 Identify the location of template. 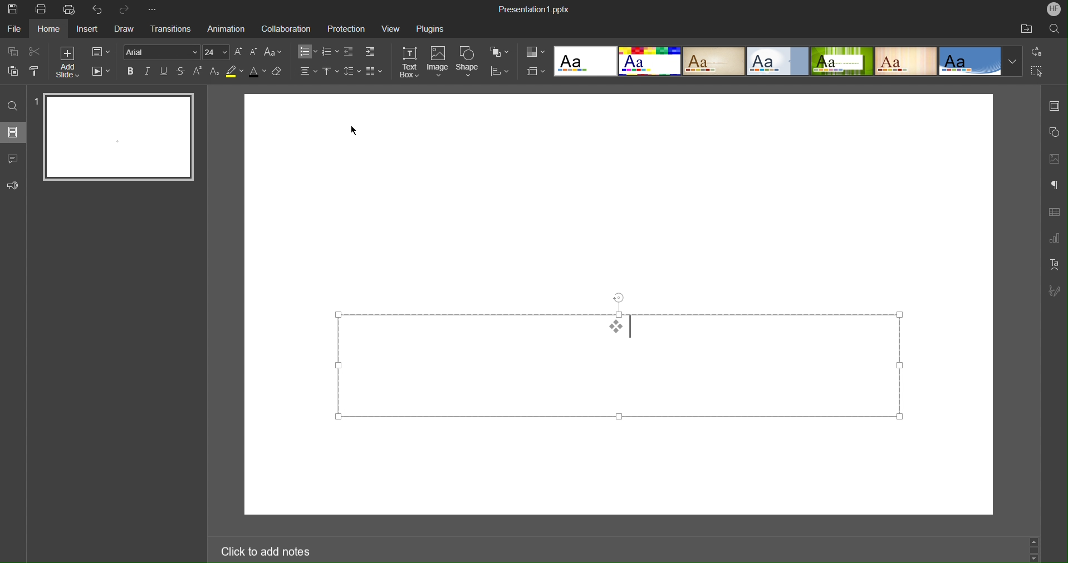
(905, 61).